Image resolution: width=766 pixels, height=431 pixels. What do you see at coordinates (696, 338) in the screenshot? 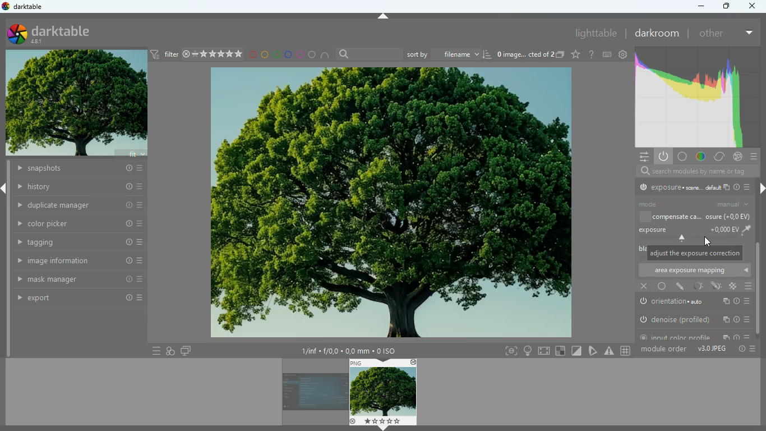
I see `input color profile` at bounding box center [696, 338].